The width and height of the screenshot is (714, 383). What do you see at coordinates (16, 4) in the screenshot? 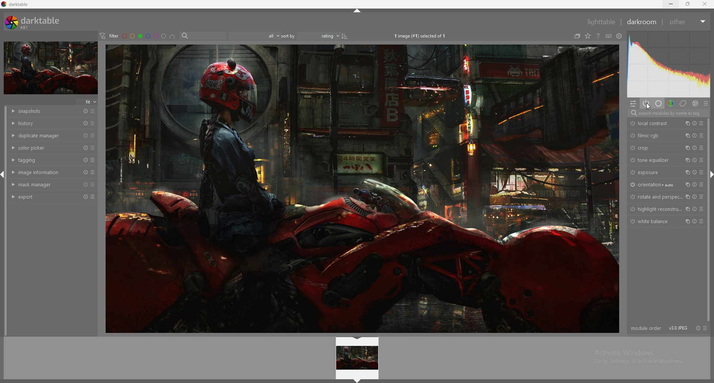
I see `darktable` at bounding box center [16, 4].